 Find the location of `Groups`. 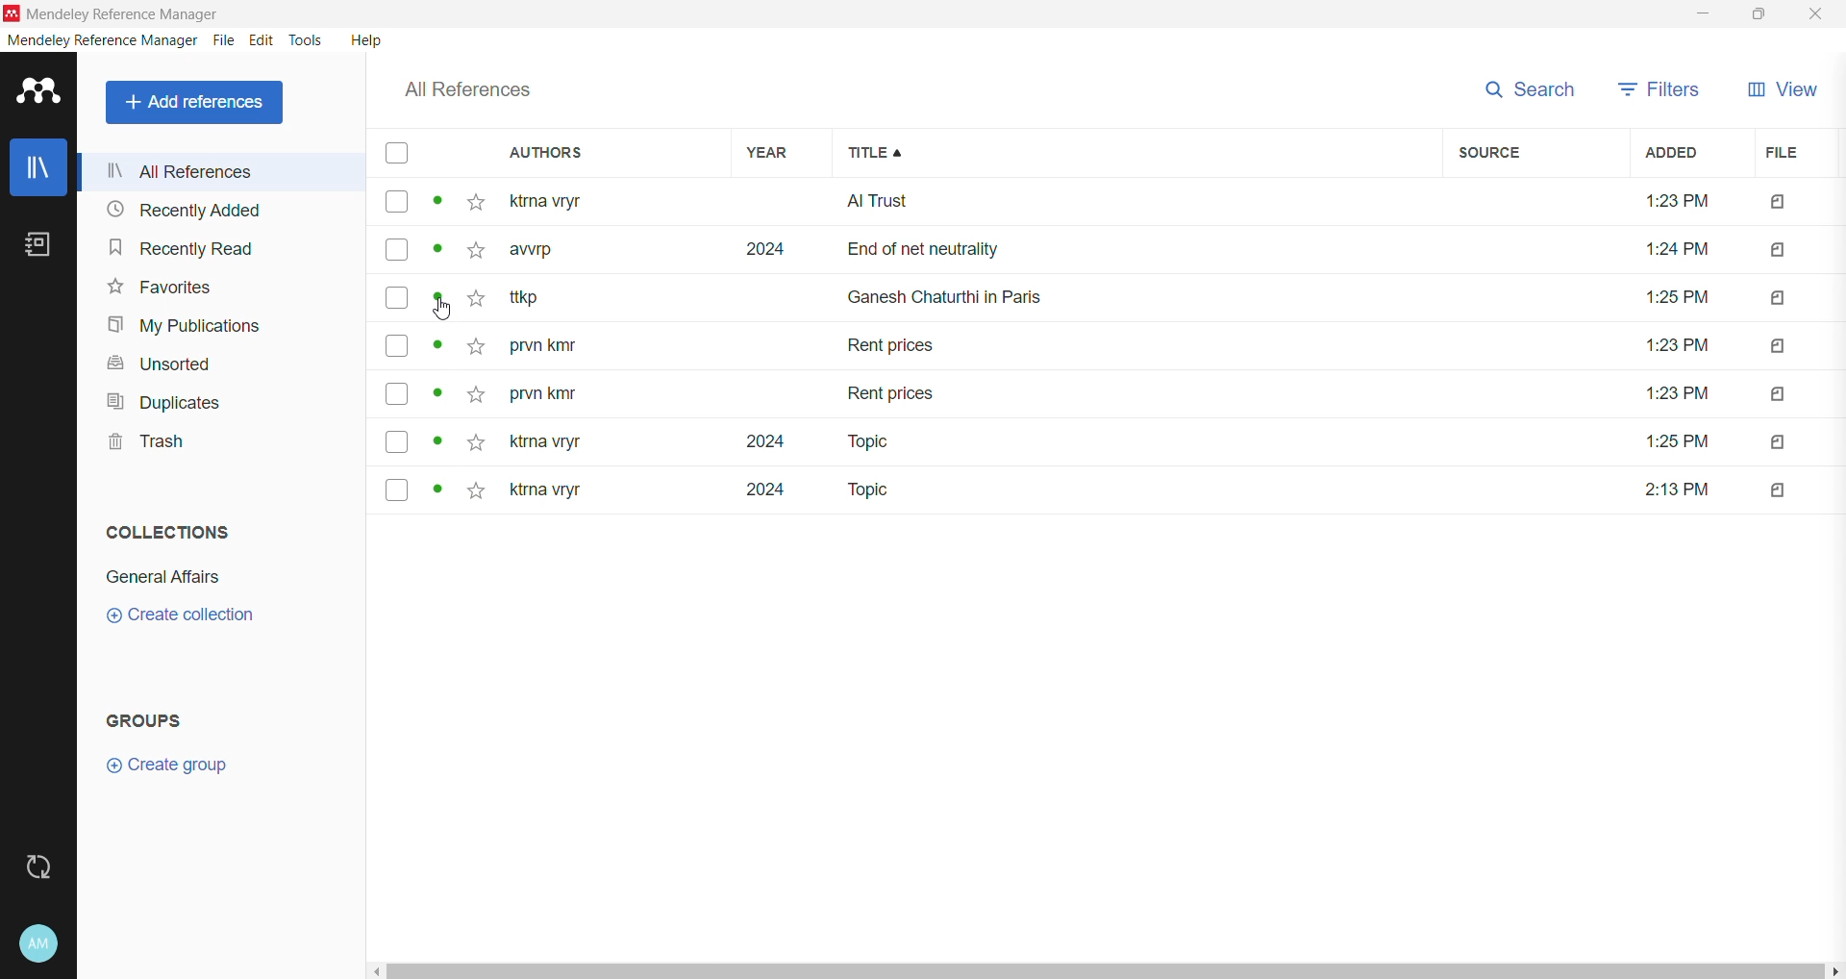

Groups is located at coordinates (163, 716).